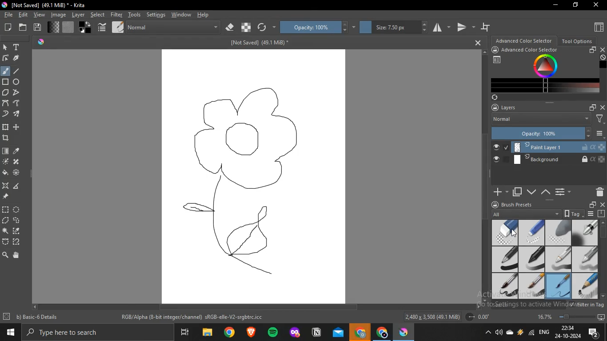  I want to click on Application, so click(405, 332).